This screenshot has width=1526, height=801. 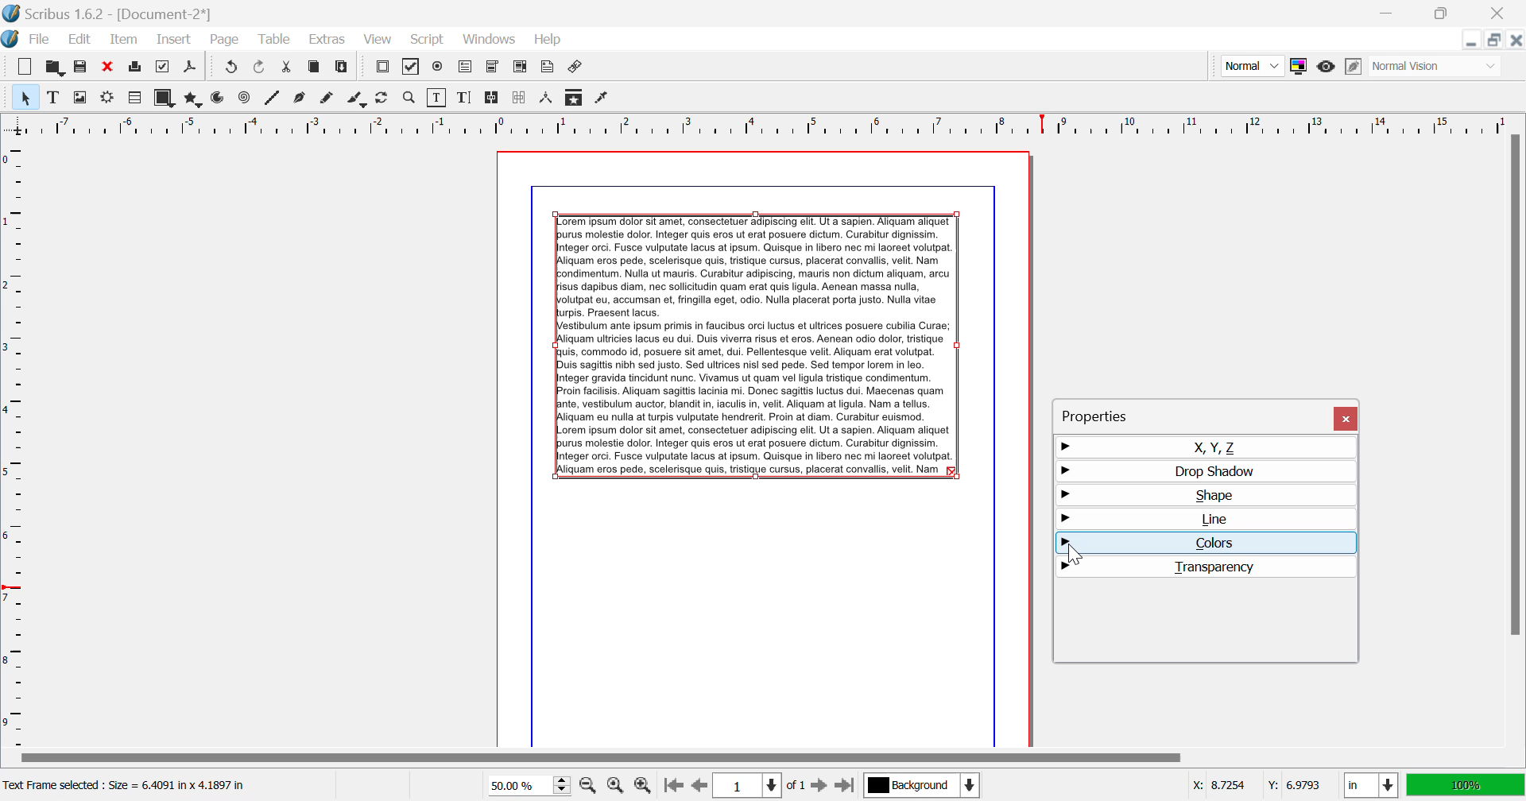 I want to click on Open, so click(x=54, y=66).